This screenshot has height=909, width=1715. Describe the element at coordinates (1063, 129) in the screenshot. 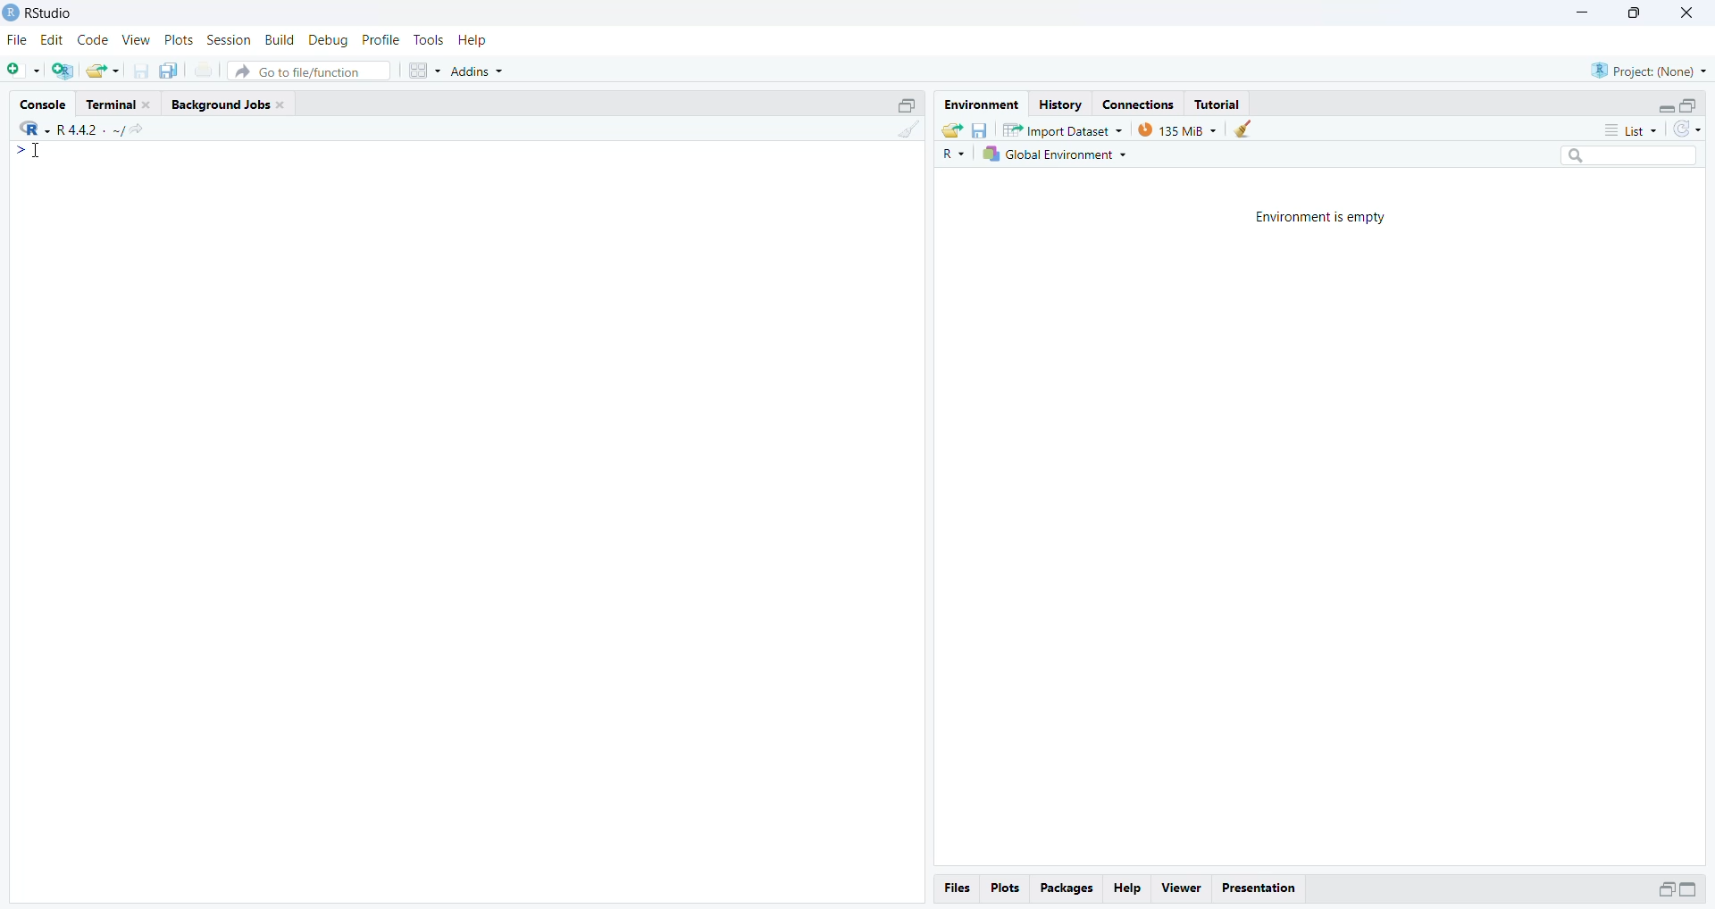

I see `Import Dataset` at that location.